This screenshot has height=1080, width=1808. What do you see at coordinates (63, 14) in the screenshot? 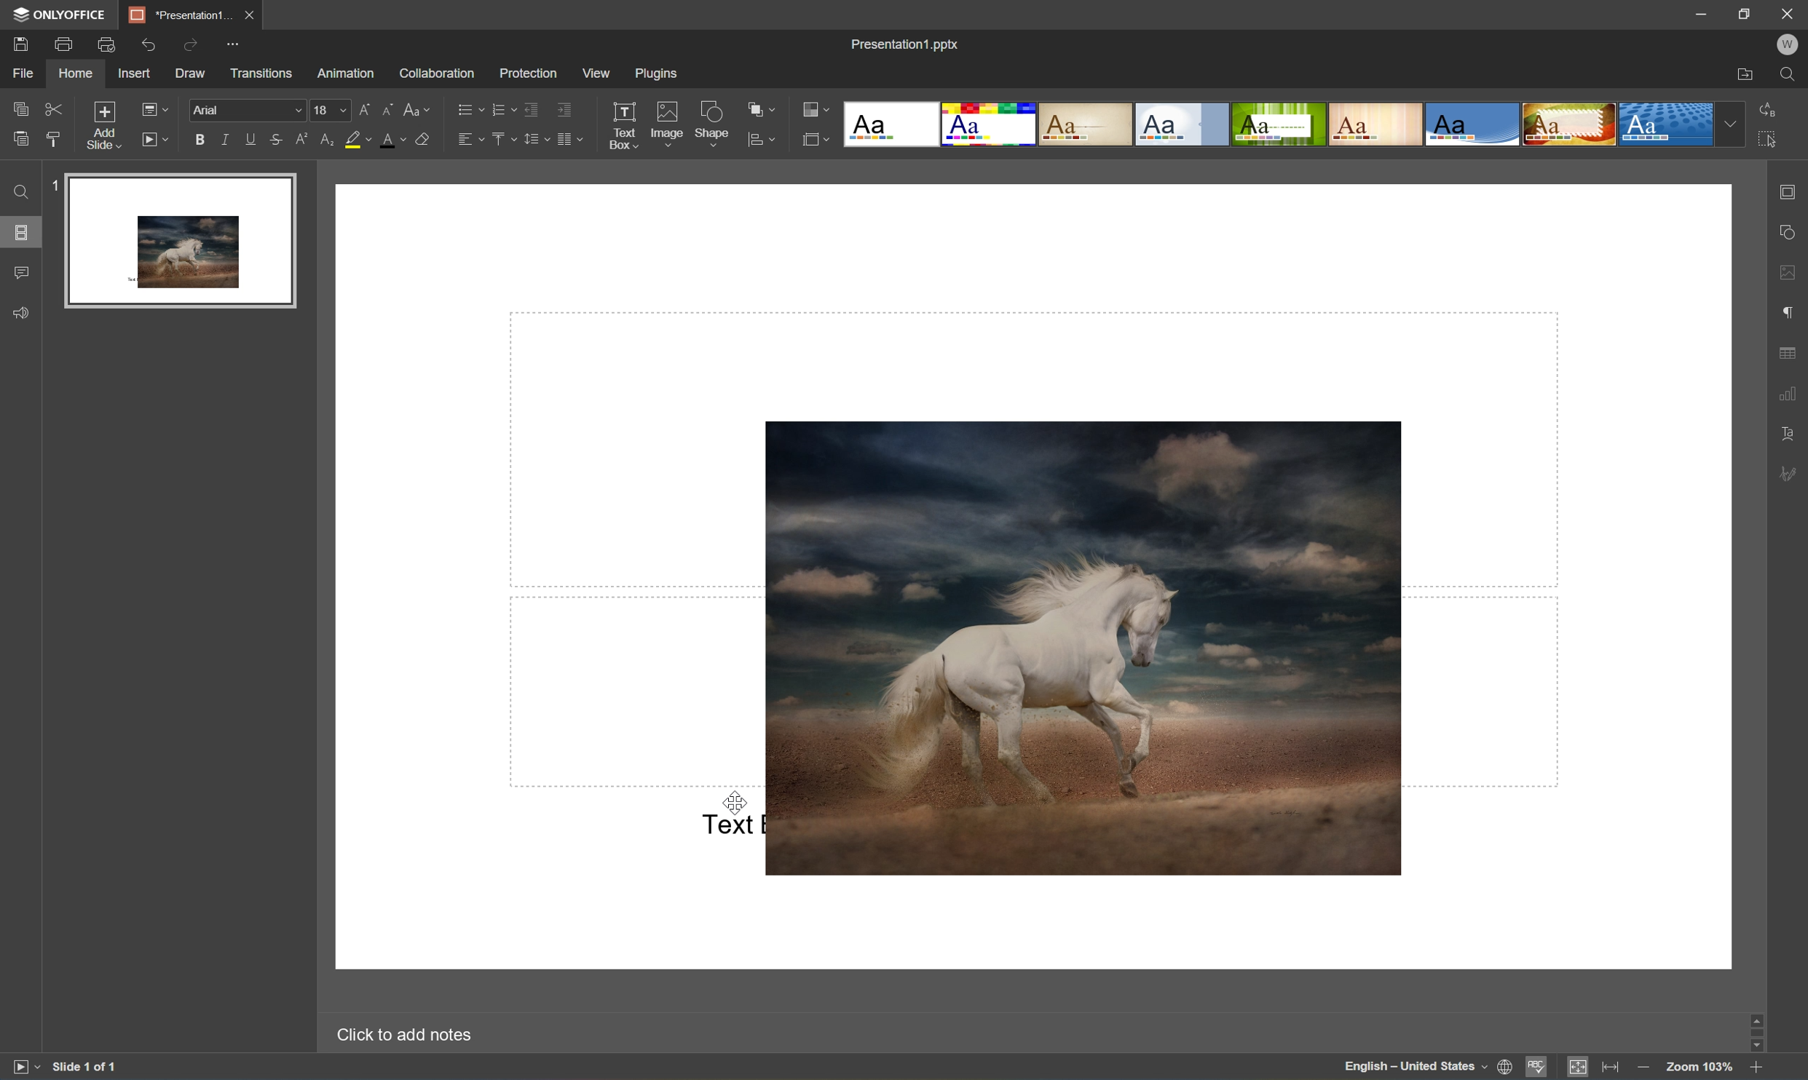
I see `ONLYOFFICE` at bounding box center [63, 14].